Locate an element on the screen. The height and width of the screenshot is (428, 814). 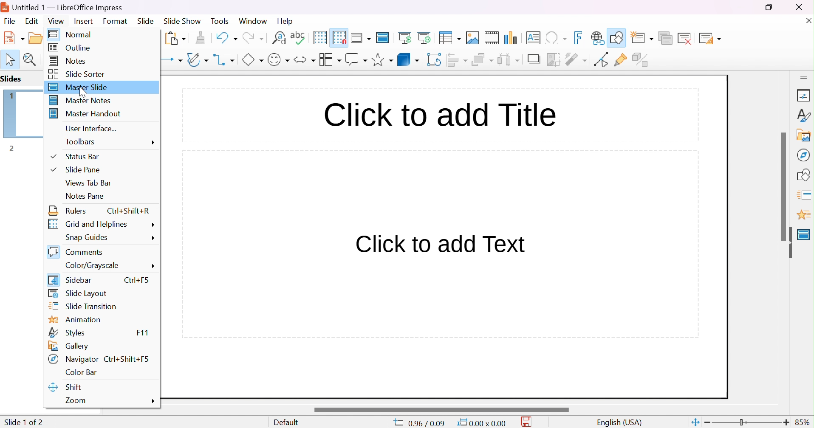
toggle extrusion is located at coordinates (642, 59).